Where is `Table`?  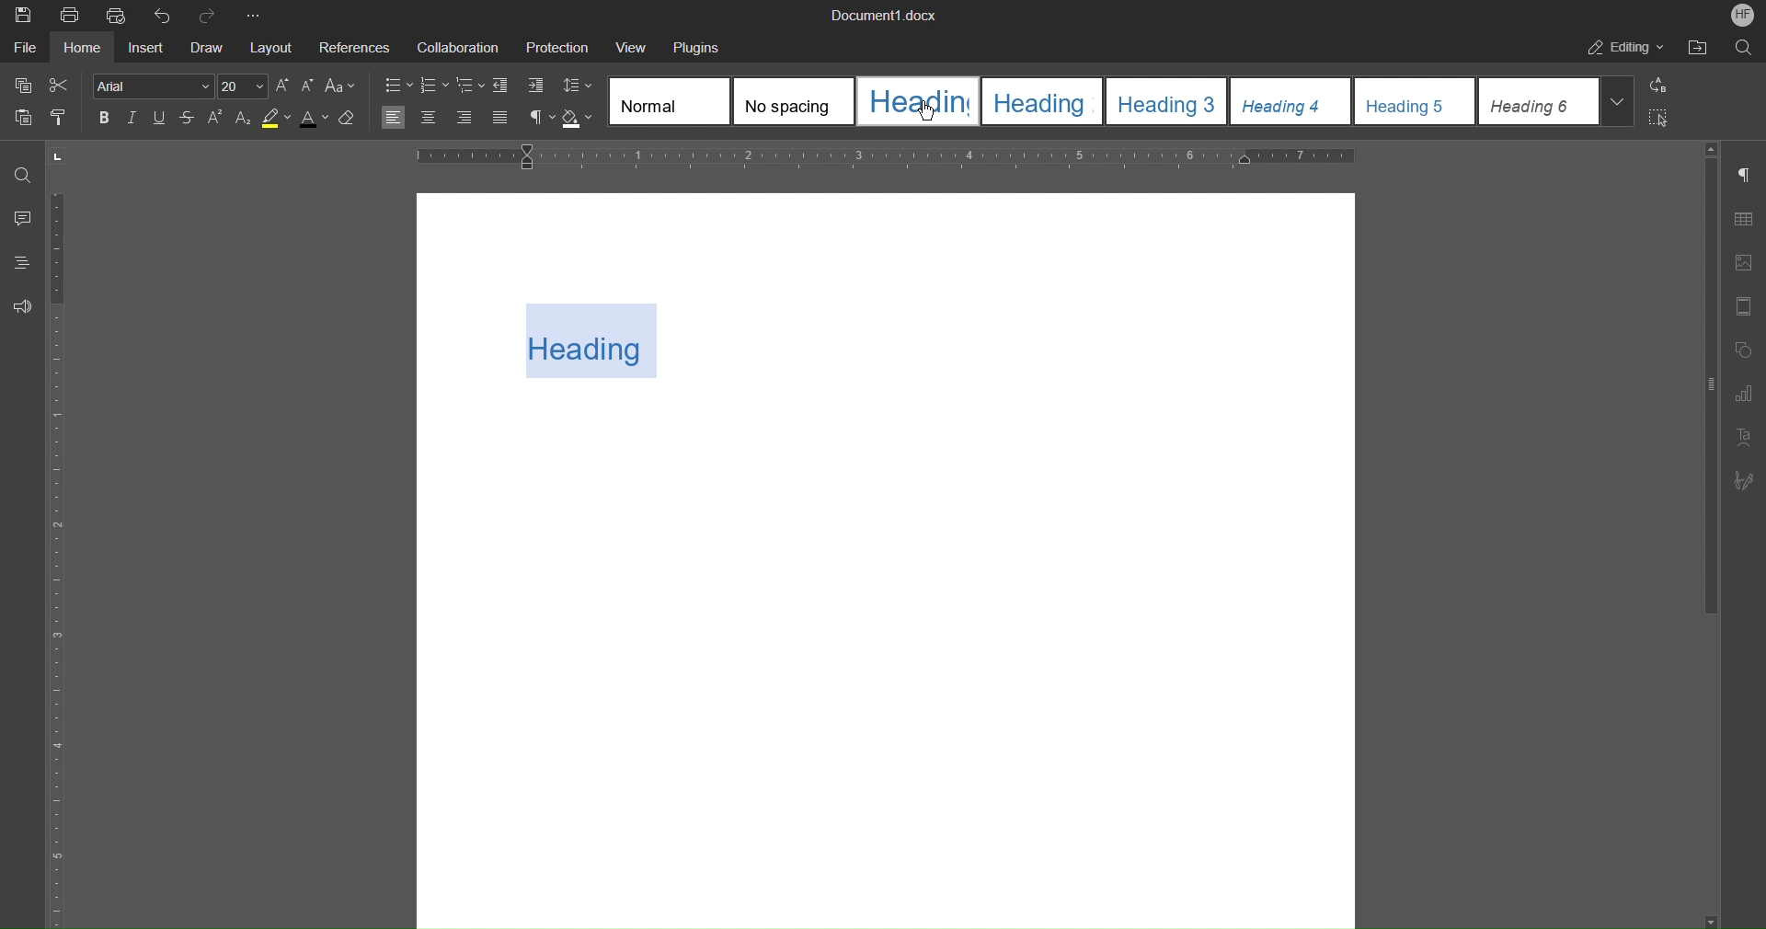
Table is located at coordinates (1745, 221).